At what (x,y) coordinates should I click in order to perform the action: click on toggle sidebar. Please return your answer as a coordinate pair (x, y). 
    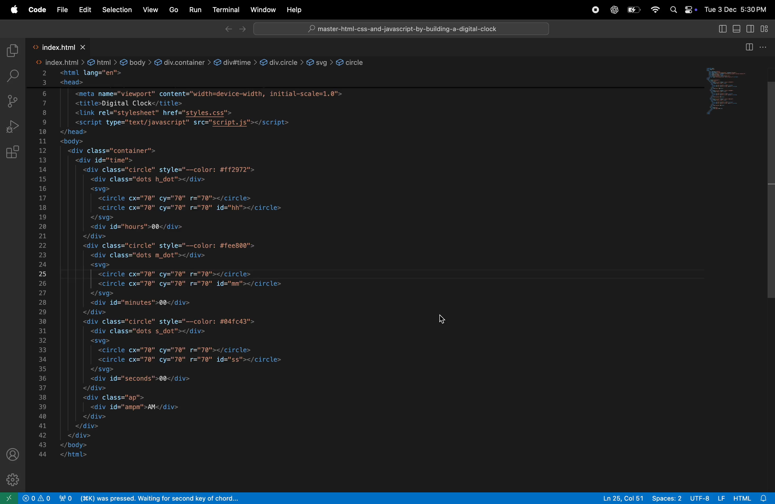
    Looking at the image, I should click on (753, 30).